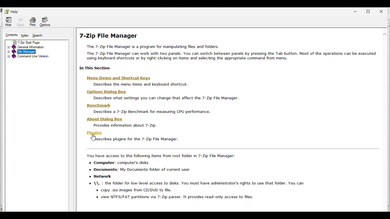  I want to click on You have access to the following items from root folder in 7-Zip File Manager:
+ Computer: computer's disks
«+ Documents: My Documents folder of current user
« Network
 \\. : the folder for low-level access to disks. You must have administrator's rights to use that folder. You can
« copy .iso images from CD/DVD to file.
o view NTFS/FAT partitions via 7-Zip parser. It provides read-only access to files., so click(193, 176).